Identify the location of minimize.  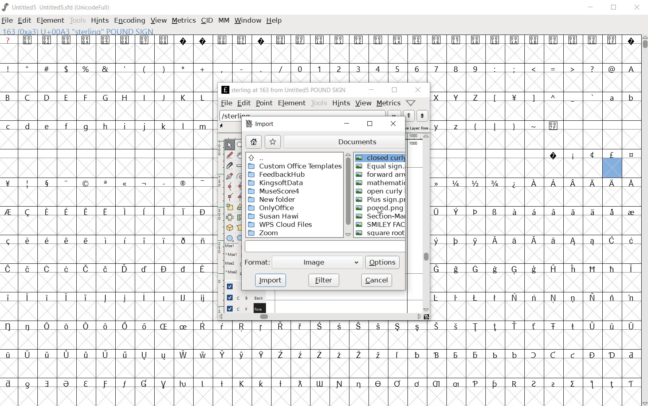
(592, 8).